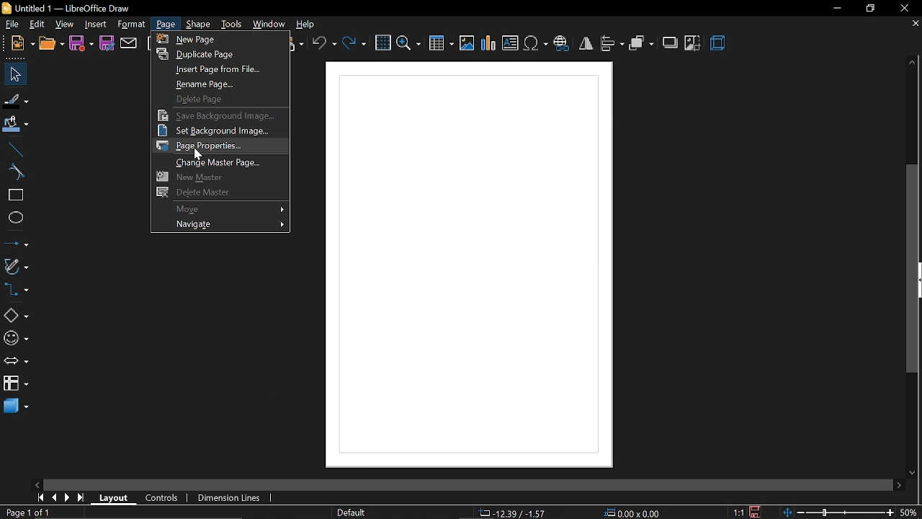 Image resolution: width=922 pixels, height=519 pixels. I want to click on 3d effect, so click(719, 43).